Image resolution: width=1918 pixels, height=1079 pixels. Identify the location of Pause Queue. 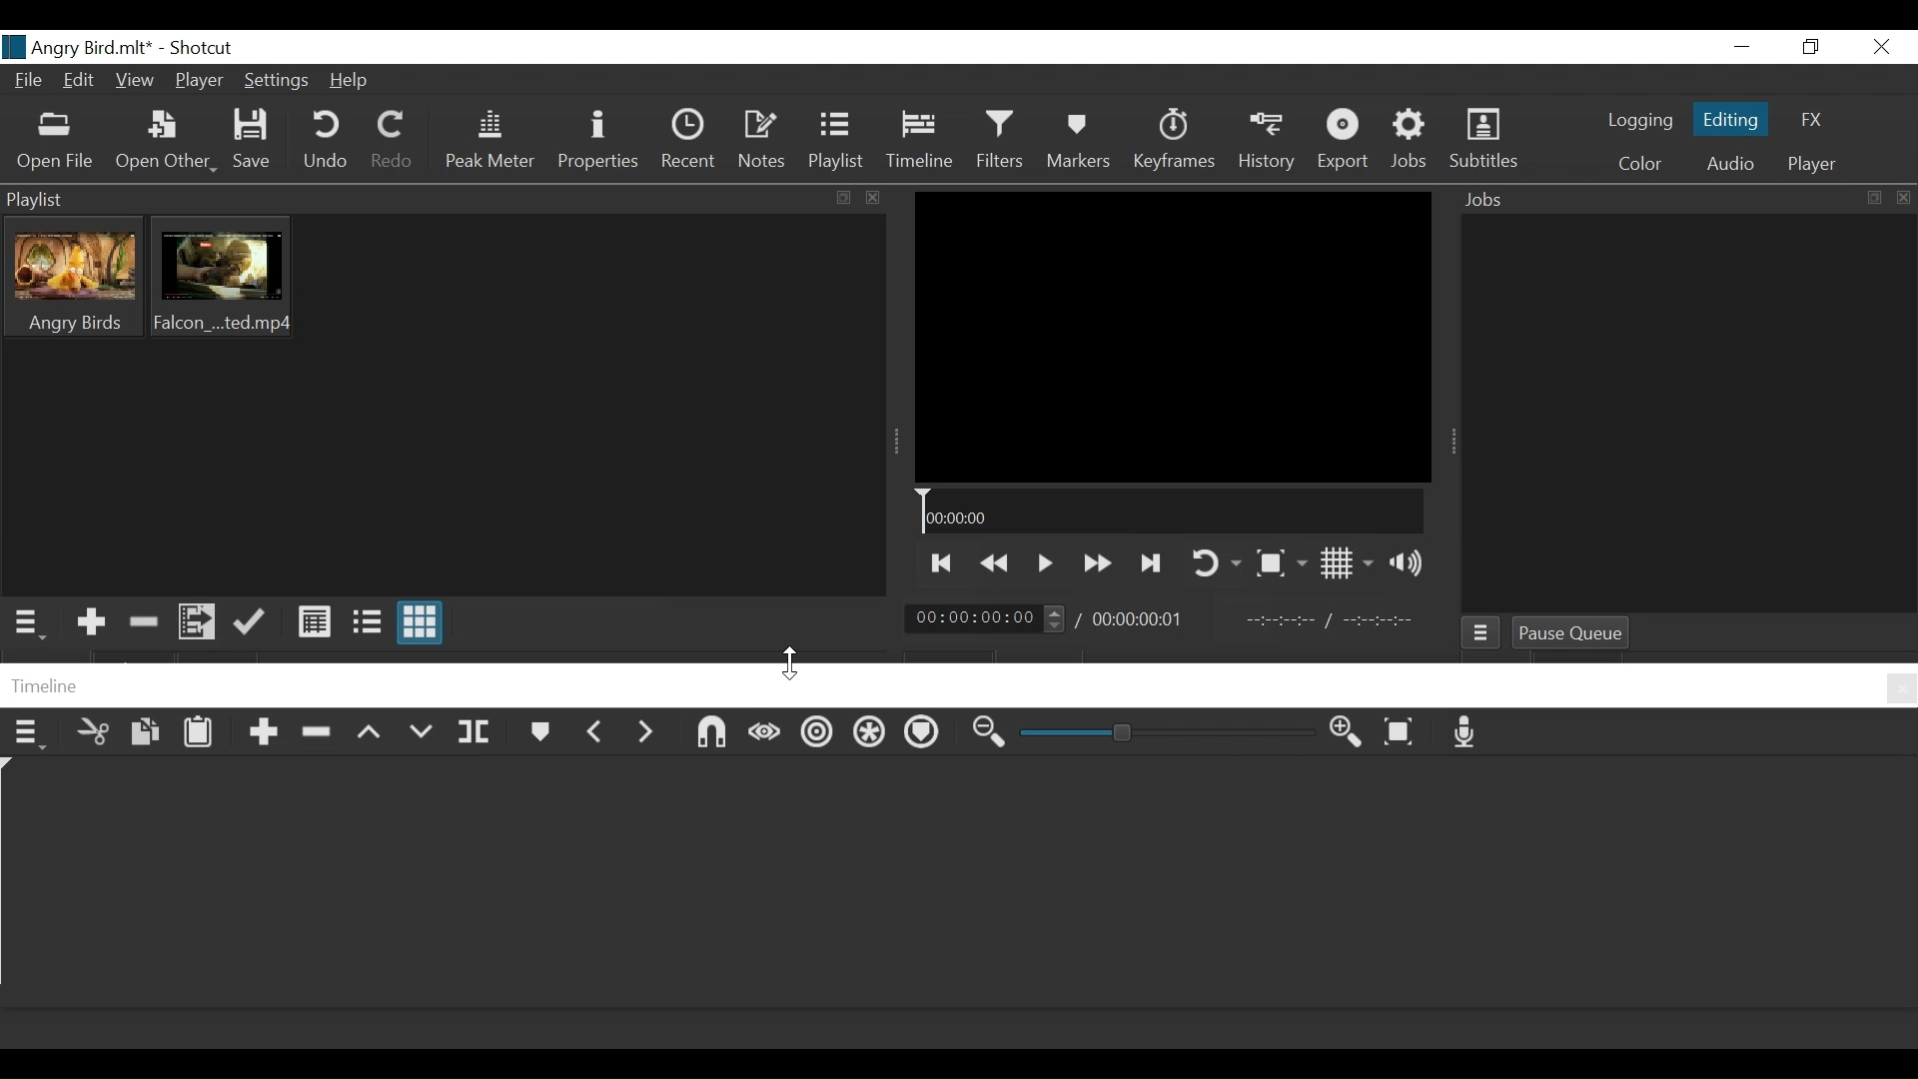
(1571, 632).